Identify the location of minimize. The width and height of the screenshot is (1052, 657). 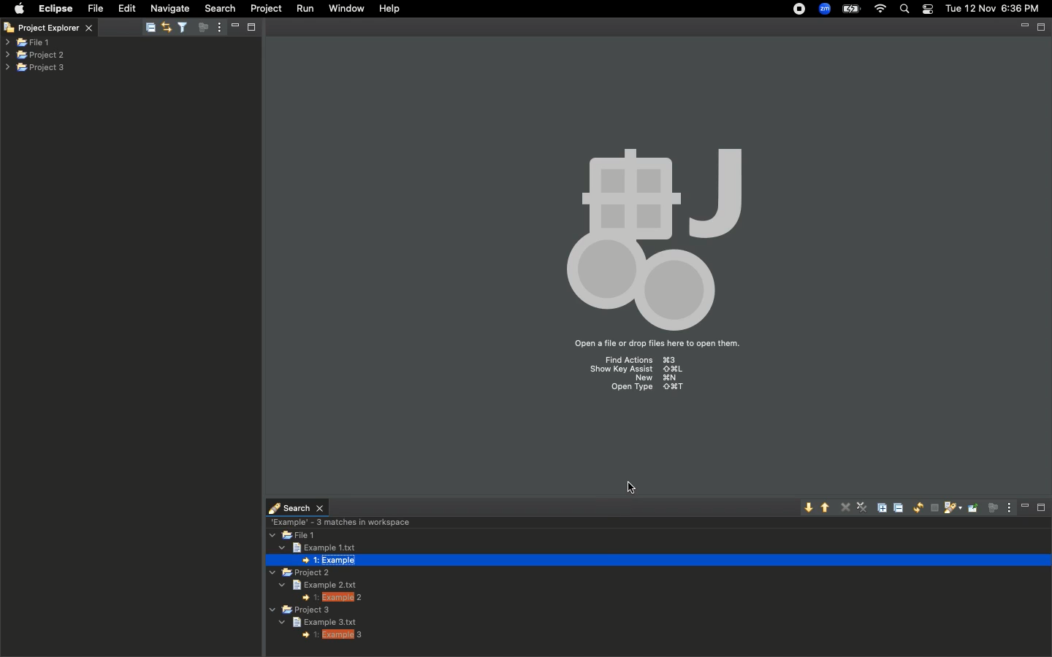
(234, 26).